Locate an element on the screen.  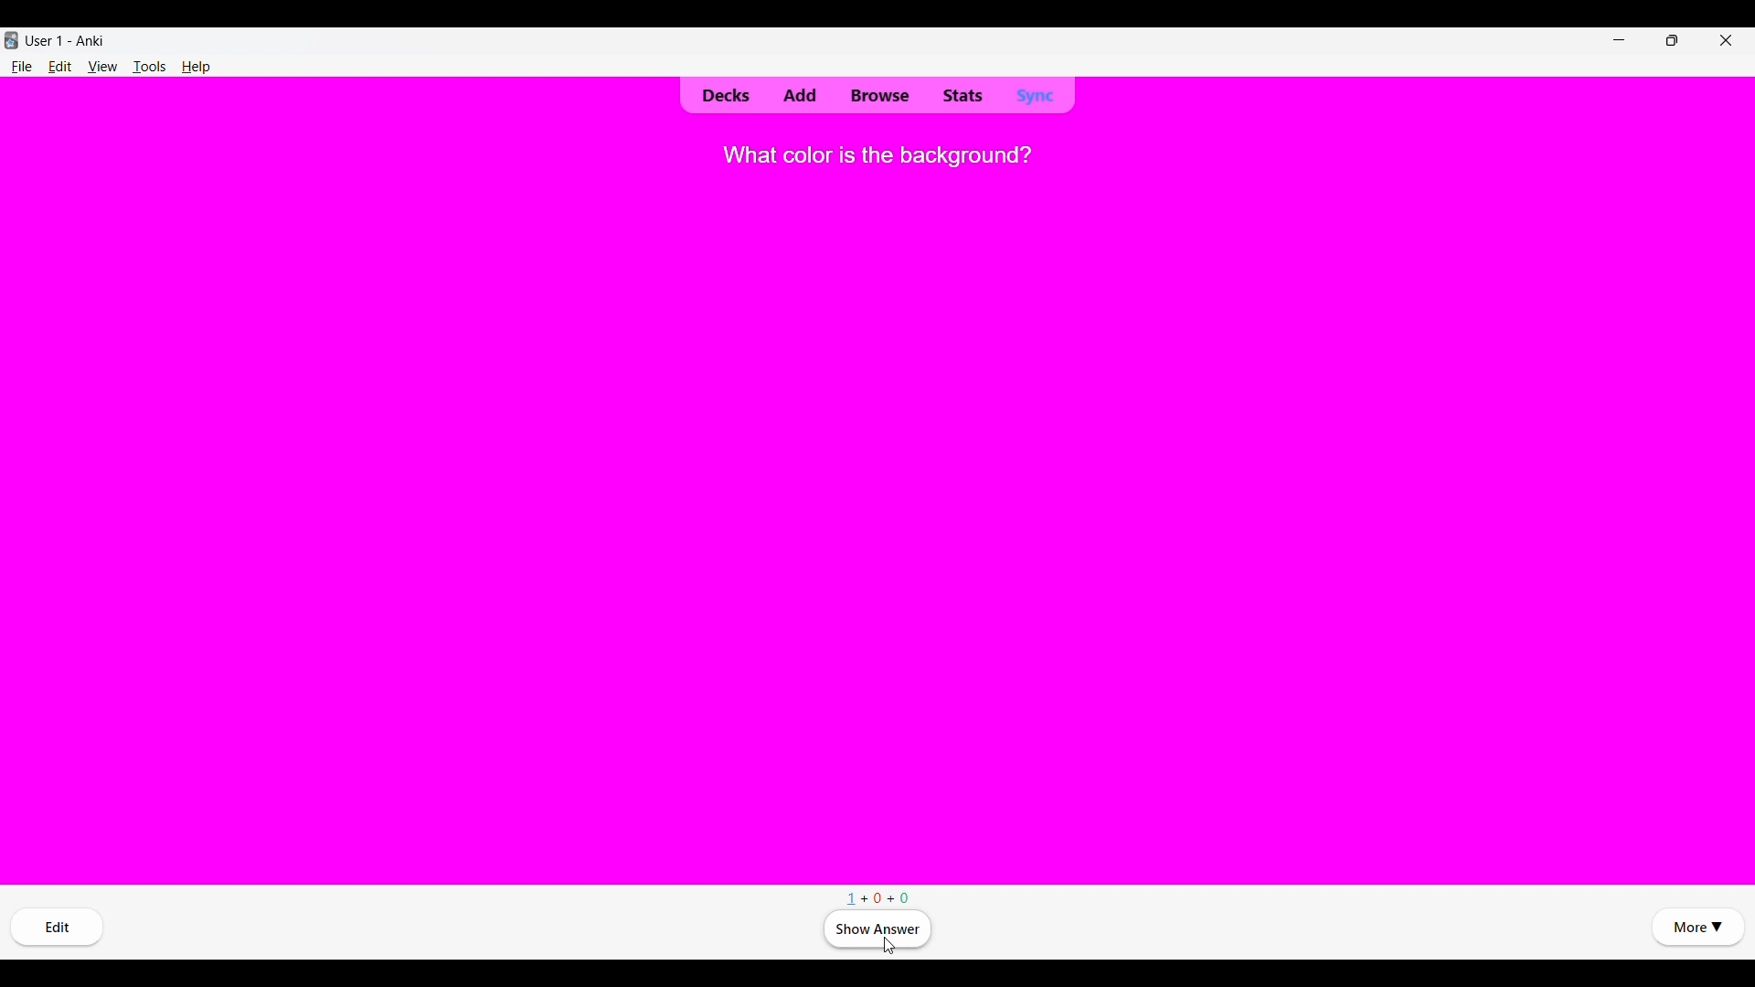
Question is located at coordinates (876, 156).